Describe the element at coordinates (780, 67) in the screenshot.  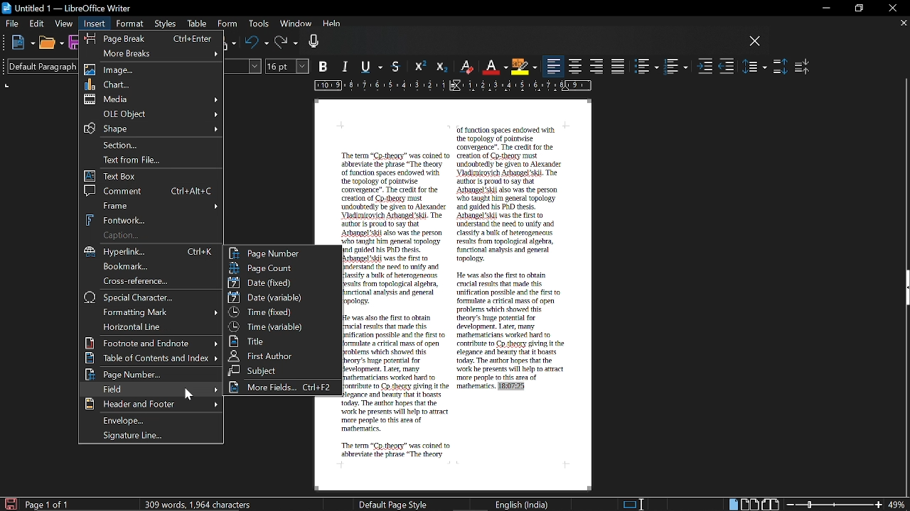
I see `Increase paragraph spacing` at that location.